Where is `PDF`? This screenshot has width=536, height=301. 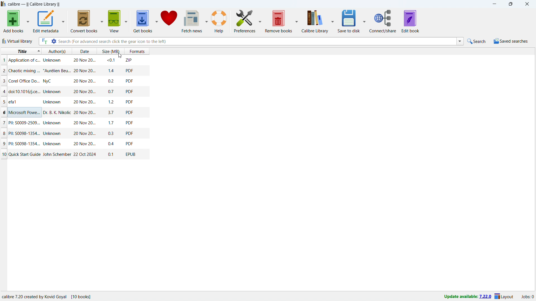
PDF is located at coordinates (129, 112).